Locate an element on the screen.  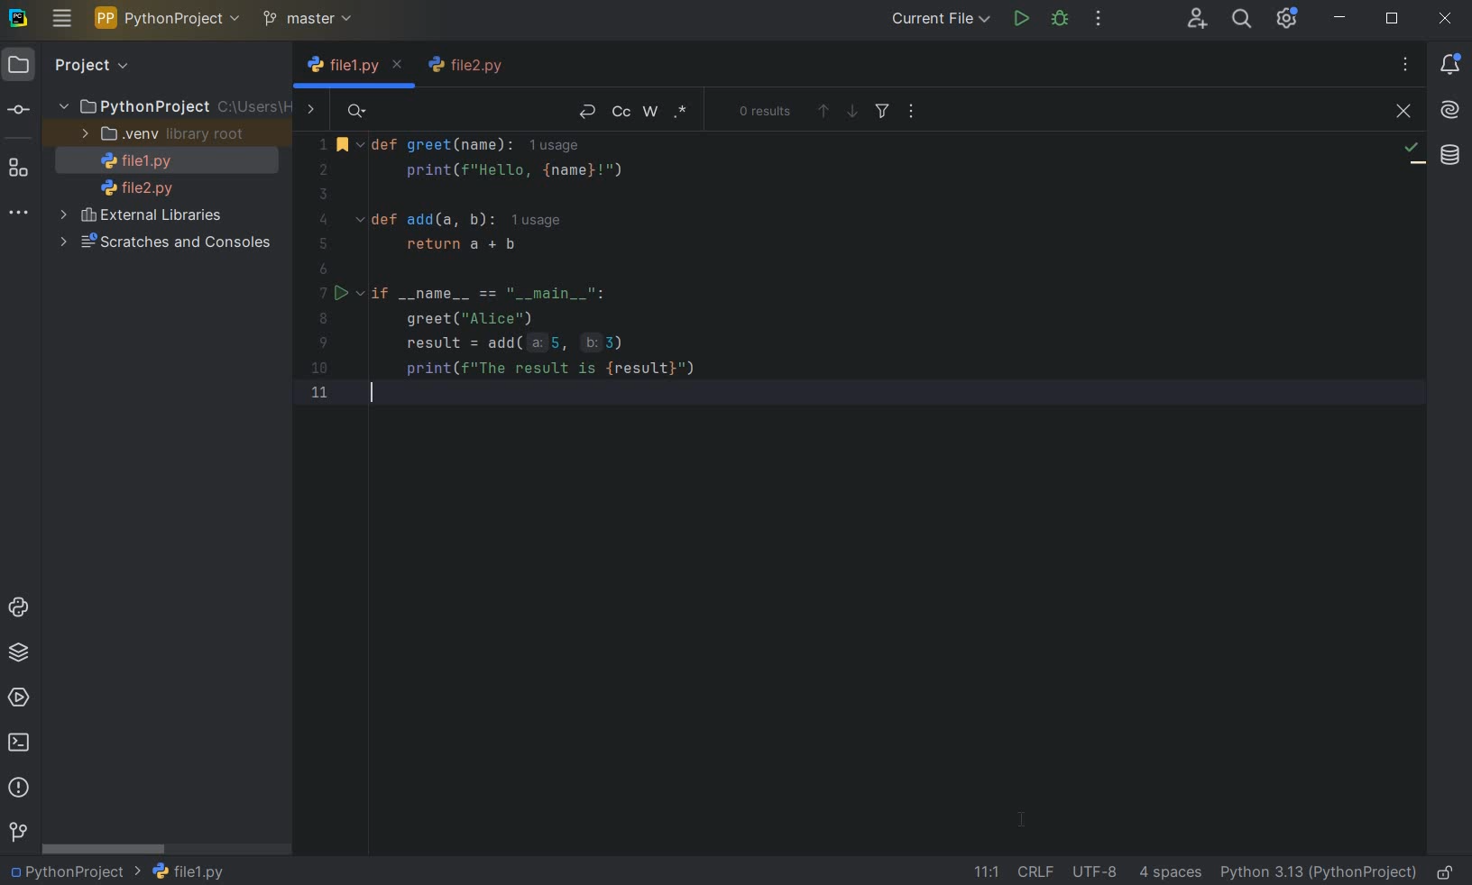
NEW LINE is located at coordinates (586, 112).